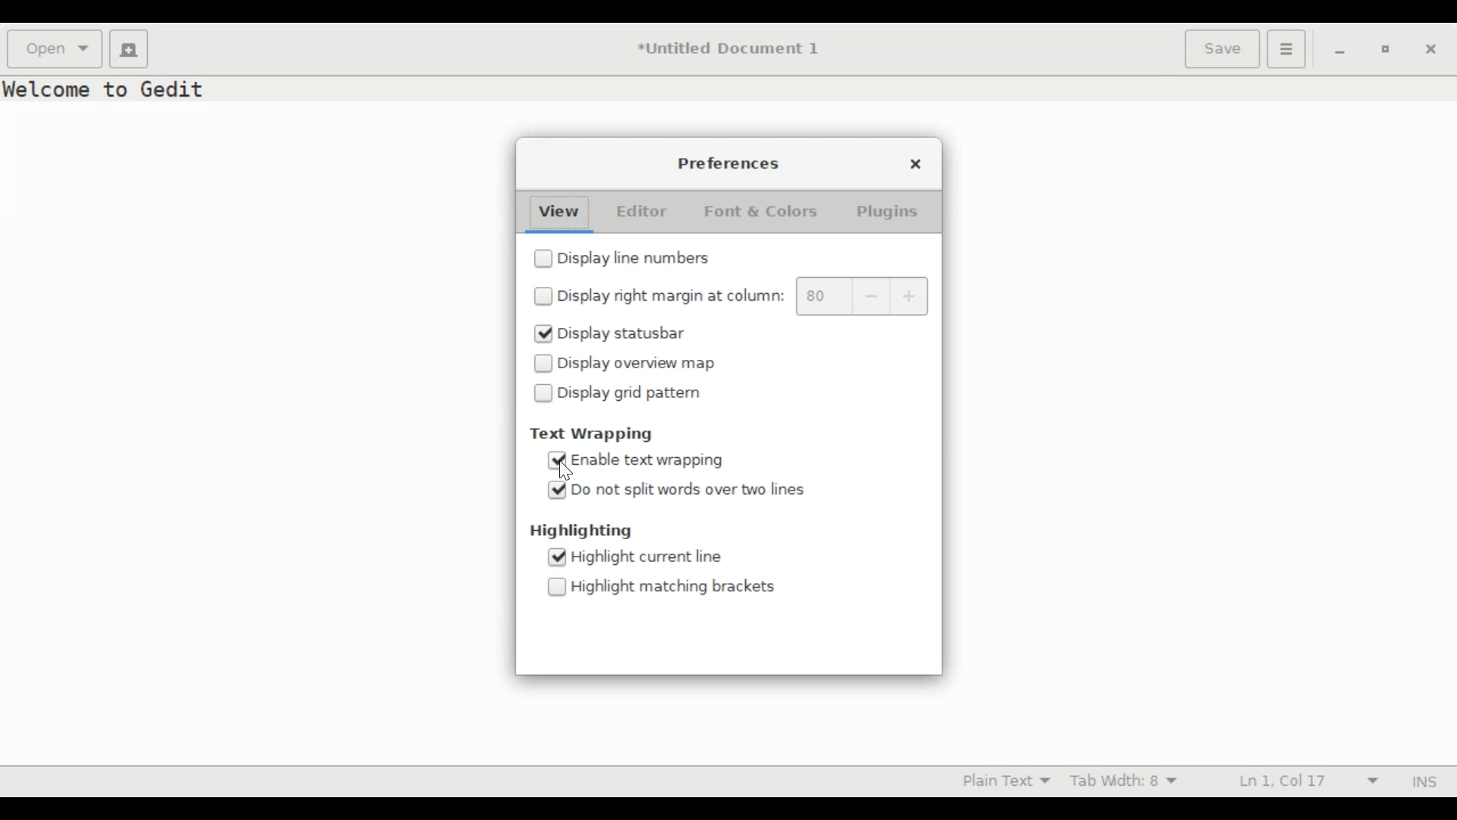  What do you see at coordinates (728, 50) in the screenshot?
I see `*Untitled Document 1` at bounding box center [728, 50].